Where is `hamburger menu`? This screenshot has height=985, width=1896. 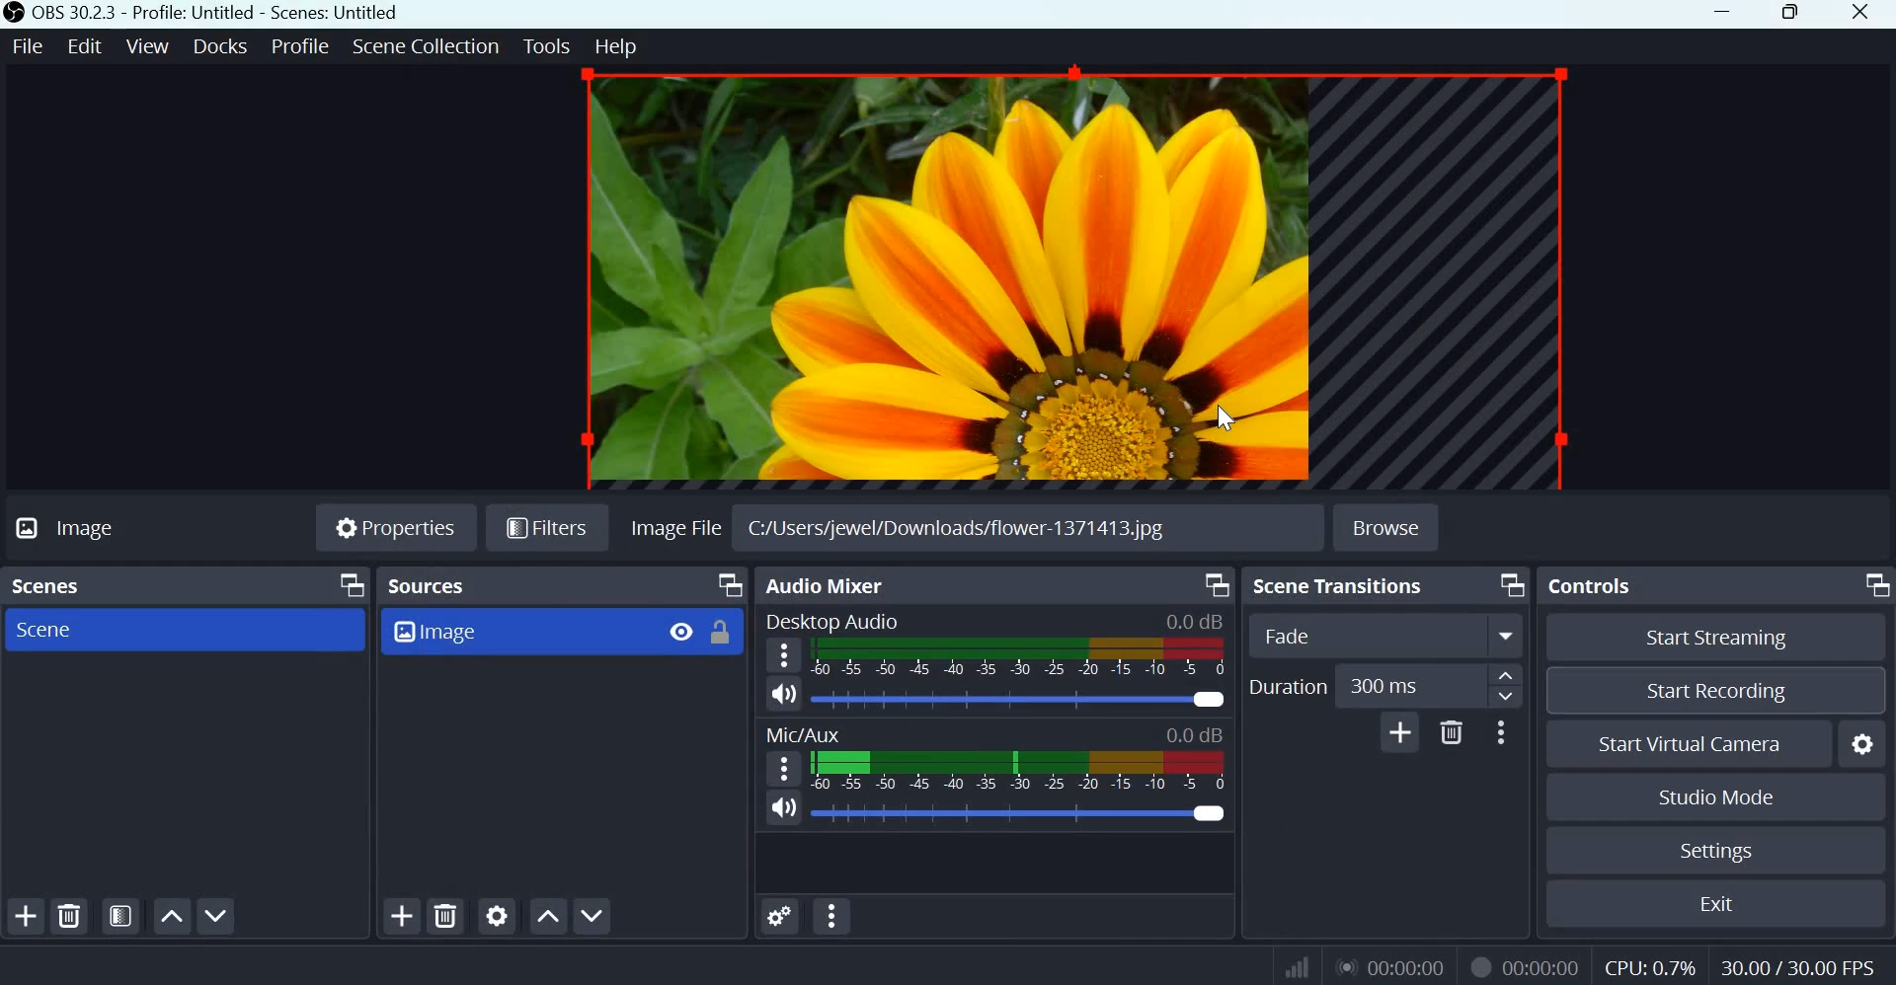 hamburger menu is located at coordinates (785, 769).